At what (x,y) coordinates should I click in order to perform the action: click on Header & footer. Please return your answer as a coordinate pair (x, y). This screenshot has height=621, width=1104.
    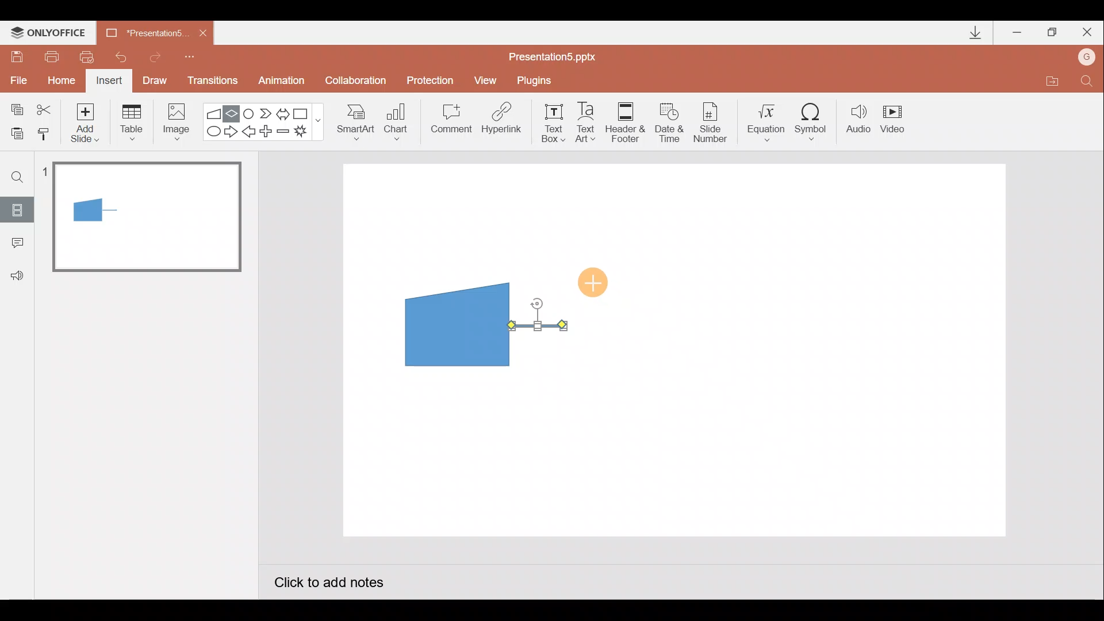
    Looking at the image, I should click on (624, 121).